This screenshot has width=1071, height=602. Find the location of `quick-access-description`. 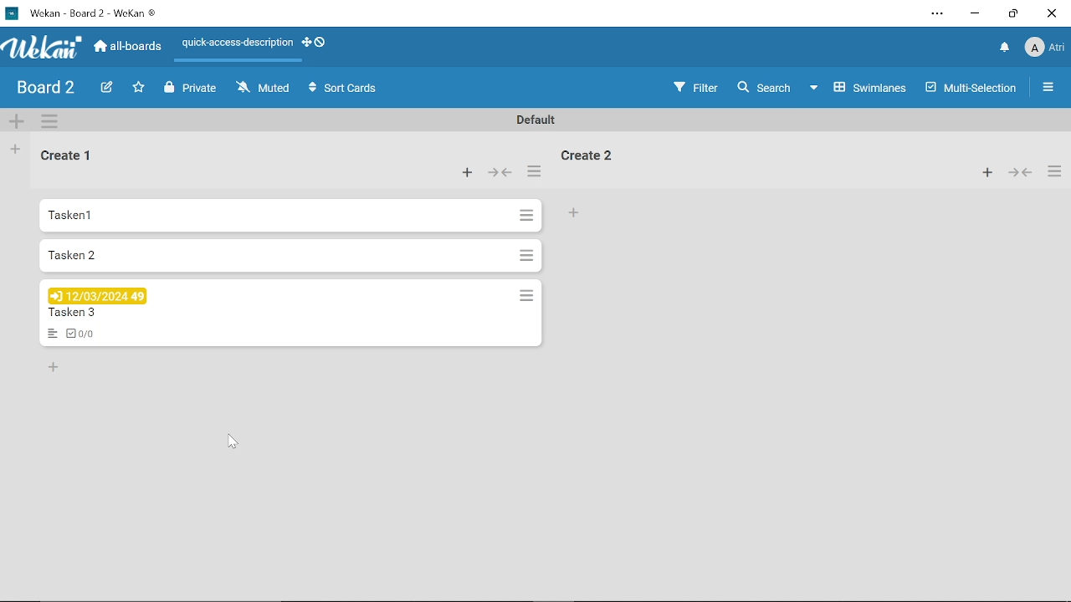

quick-access-description is located at coordinates (255, 43).